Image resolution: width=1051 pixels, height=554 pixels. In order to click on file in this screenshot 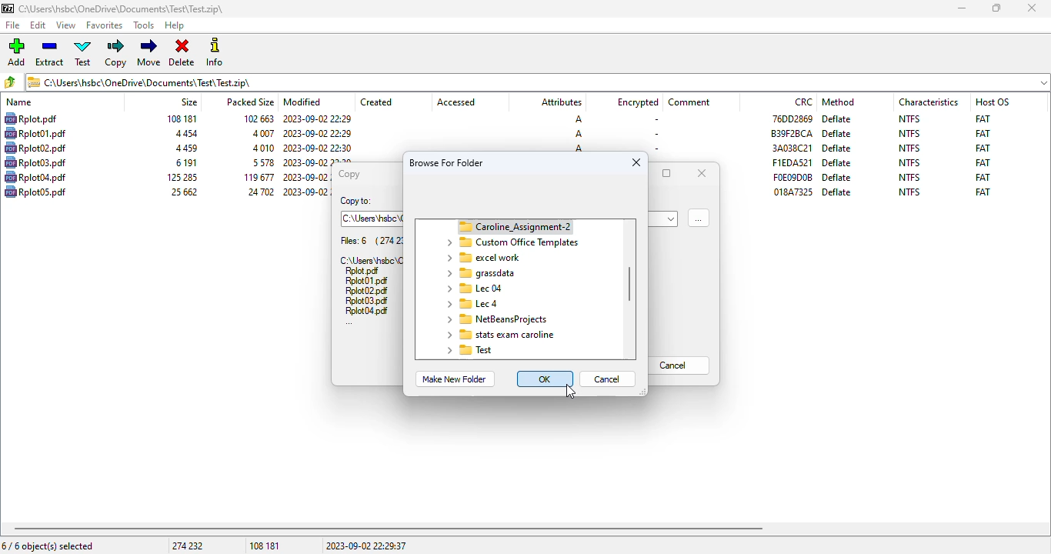, I will do `click(35, 162)`.